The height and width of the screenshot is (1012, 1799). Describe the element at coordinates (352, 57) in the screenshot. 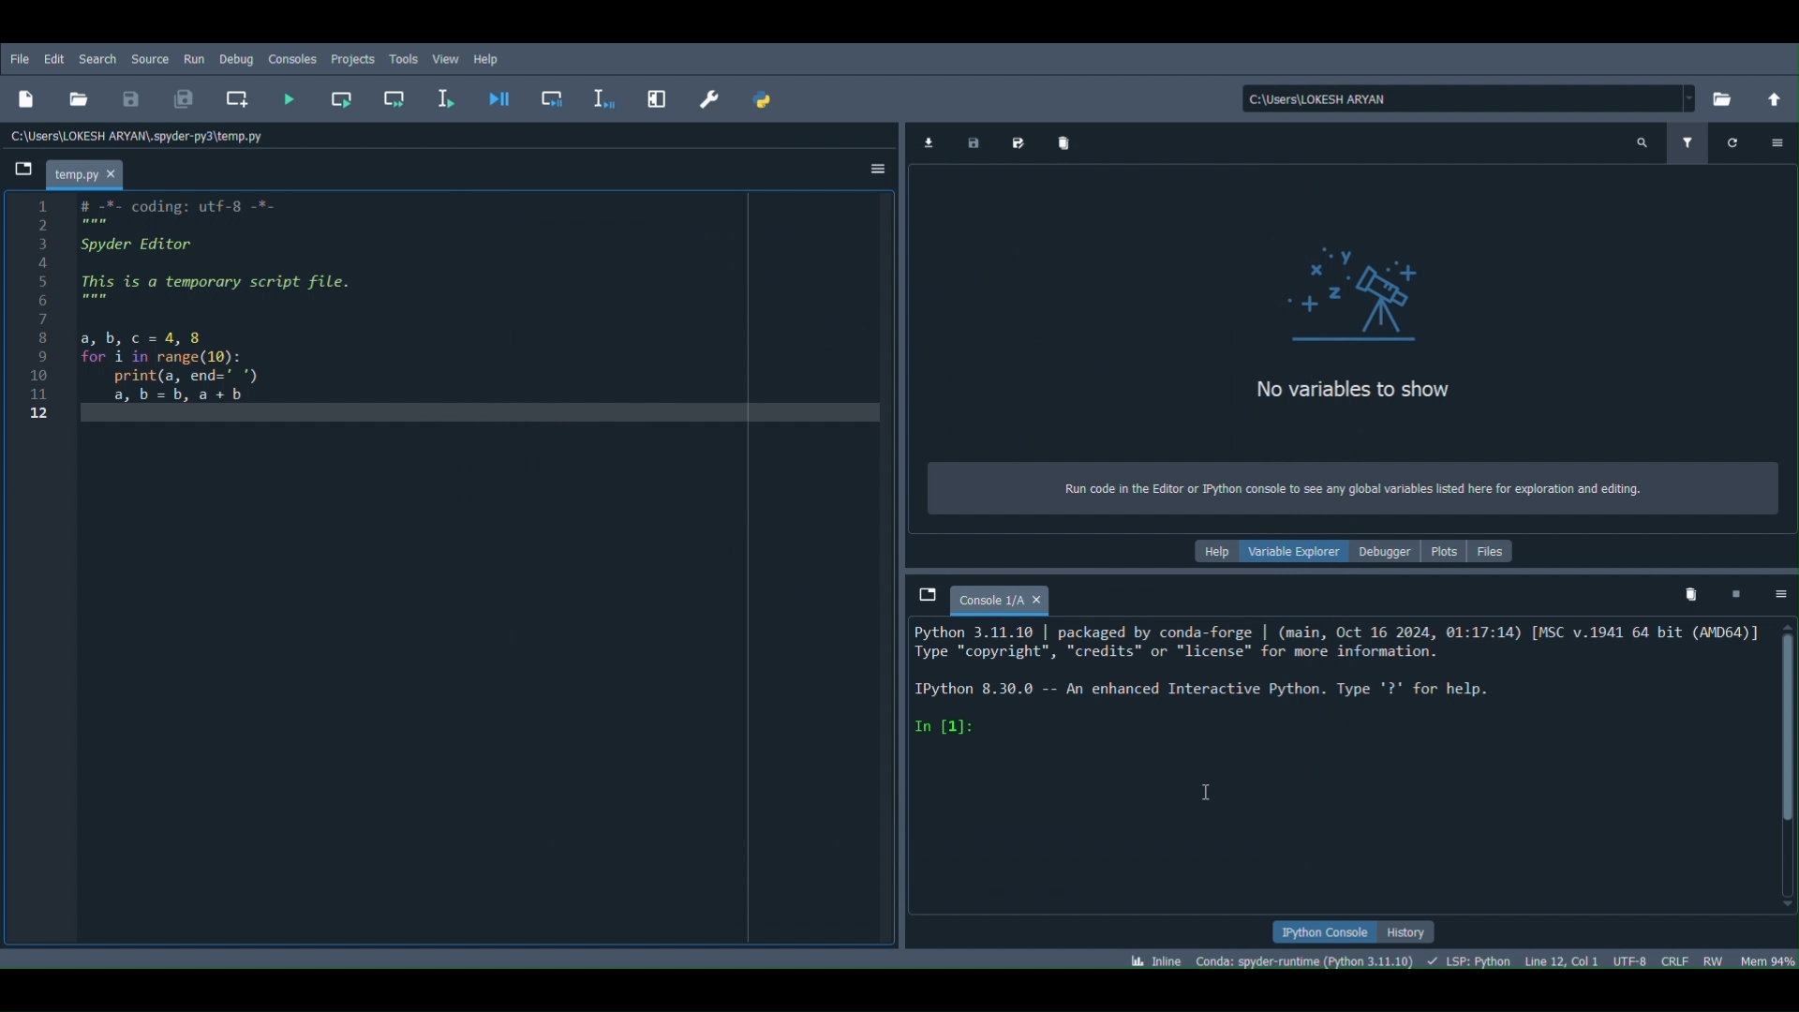

I see `Projects` at that location.